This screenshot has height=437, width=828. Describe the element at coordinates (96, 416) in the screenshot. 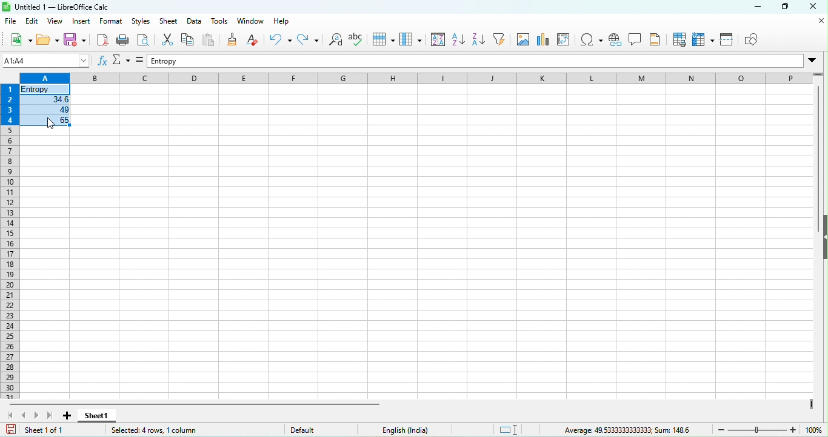

I see `sheet 1` at that location.